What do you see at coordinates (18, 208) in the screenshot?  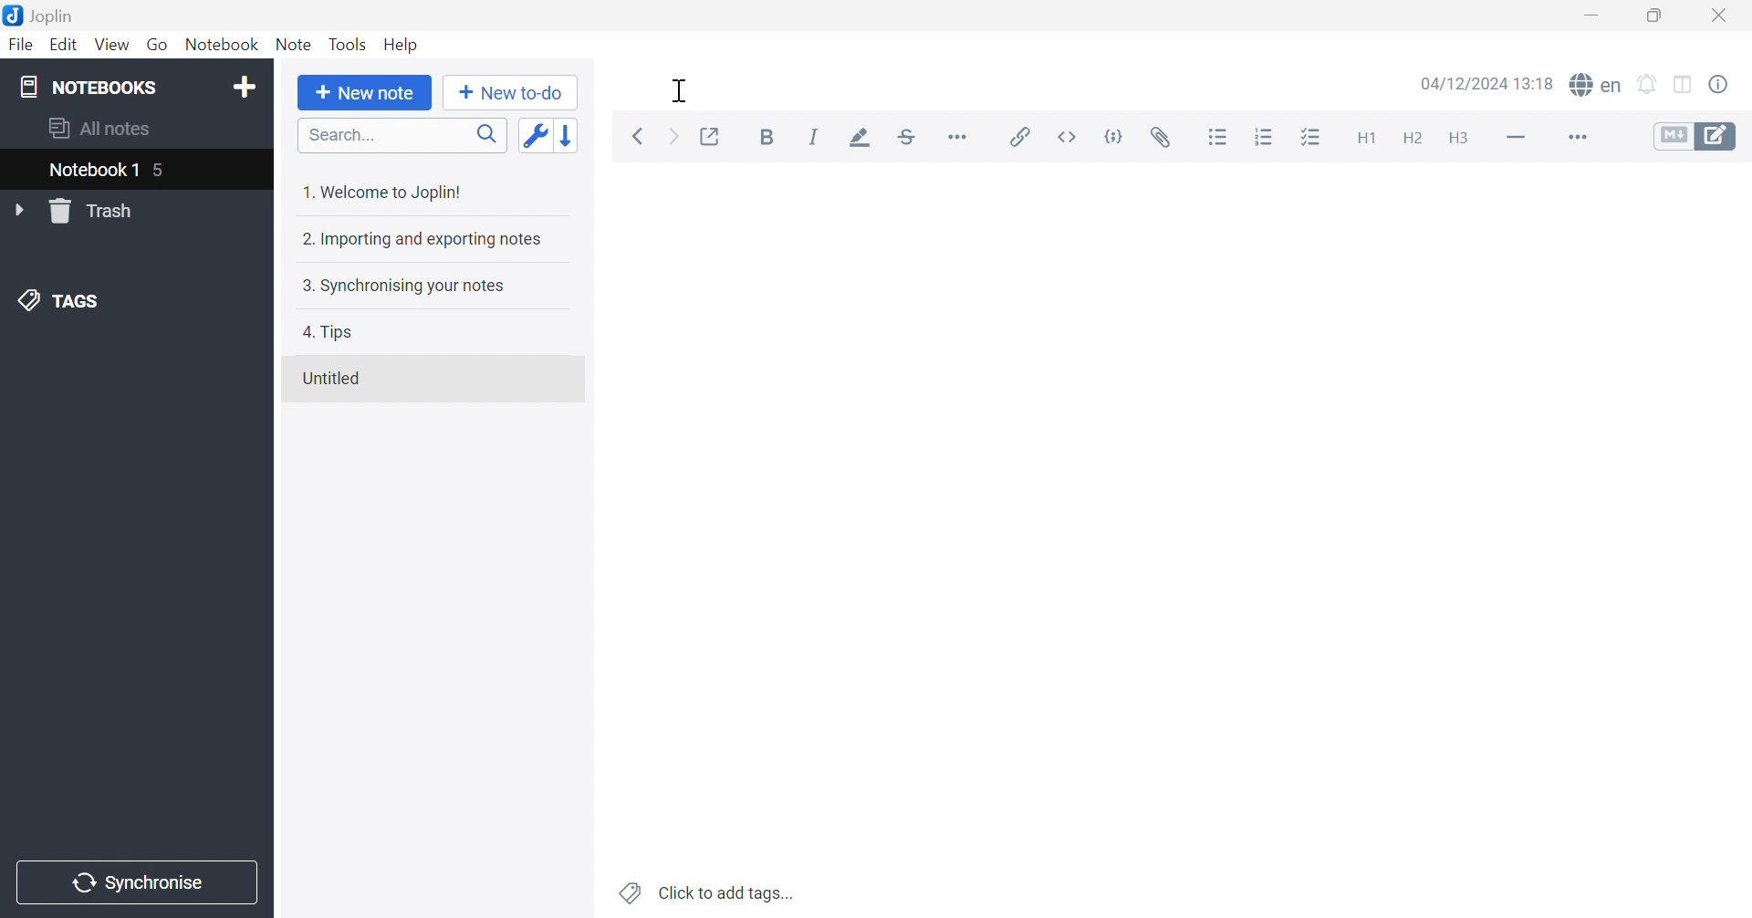 I see `Drop Down` at bounding box center [18, 208].